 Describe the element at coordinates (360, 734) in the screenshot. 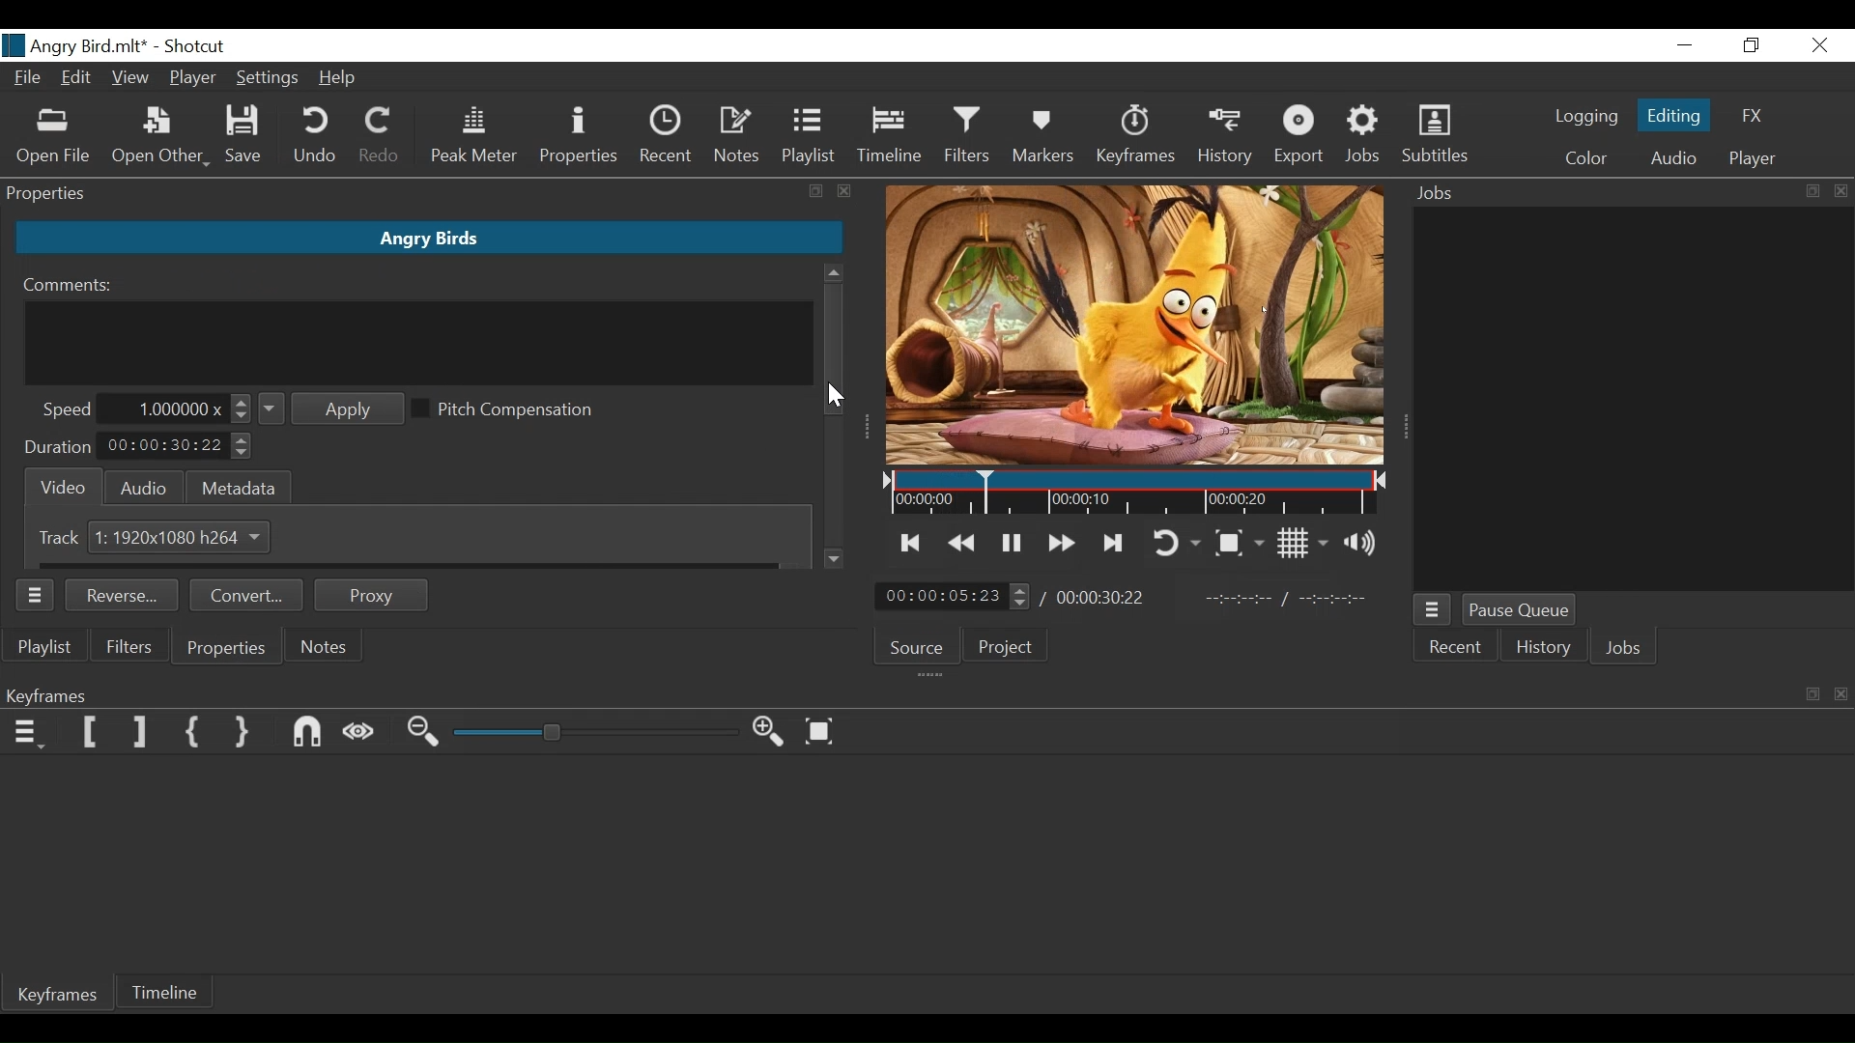

I see `Scrub while dragging` at that location.